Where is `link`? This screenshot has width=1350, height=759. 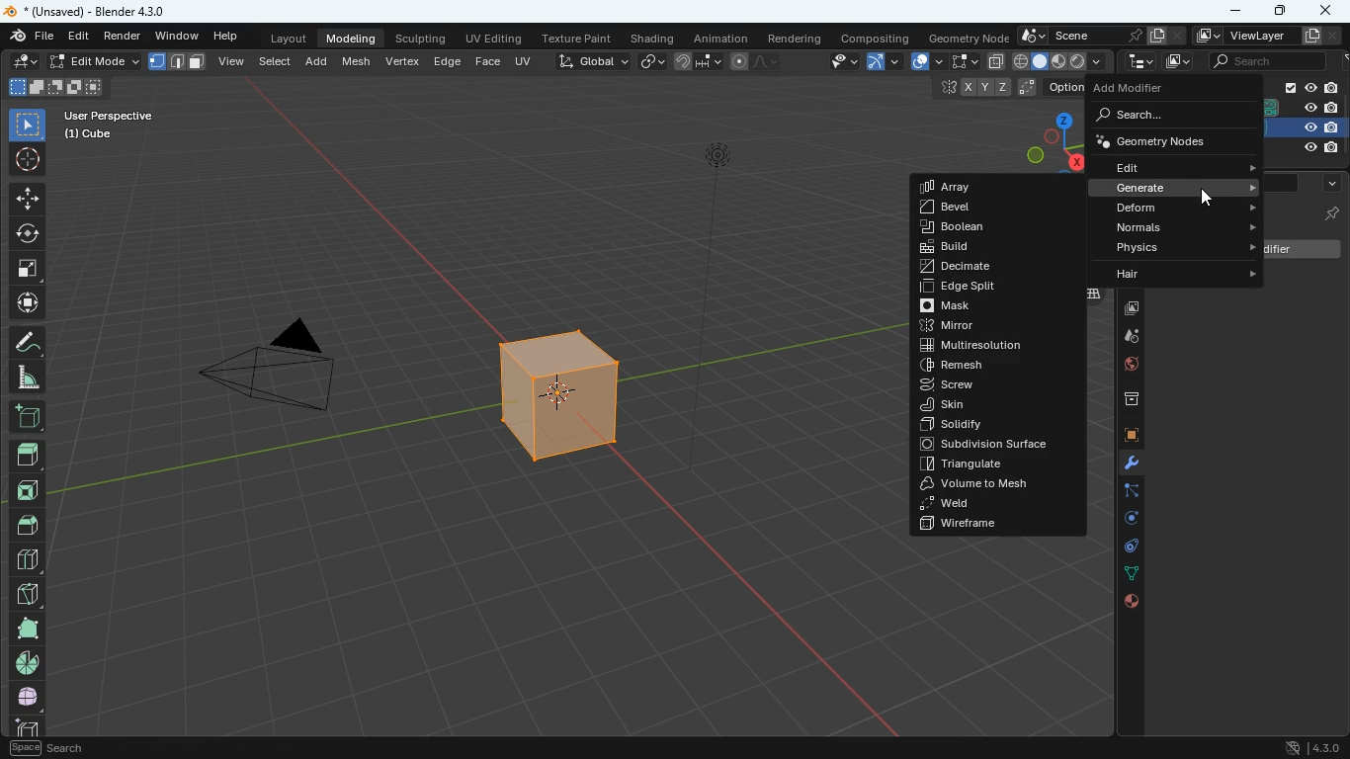 link is located at coordinates (653, 60).